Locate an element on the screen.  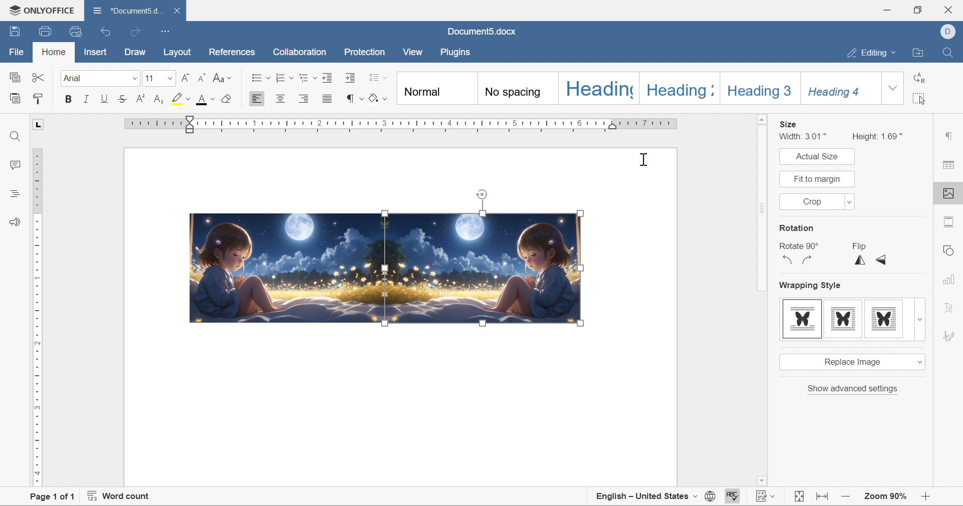
document5.docx is located at coordinates (484, 32).